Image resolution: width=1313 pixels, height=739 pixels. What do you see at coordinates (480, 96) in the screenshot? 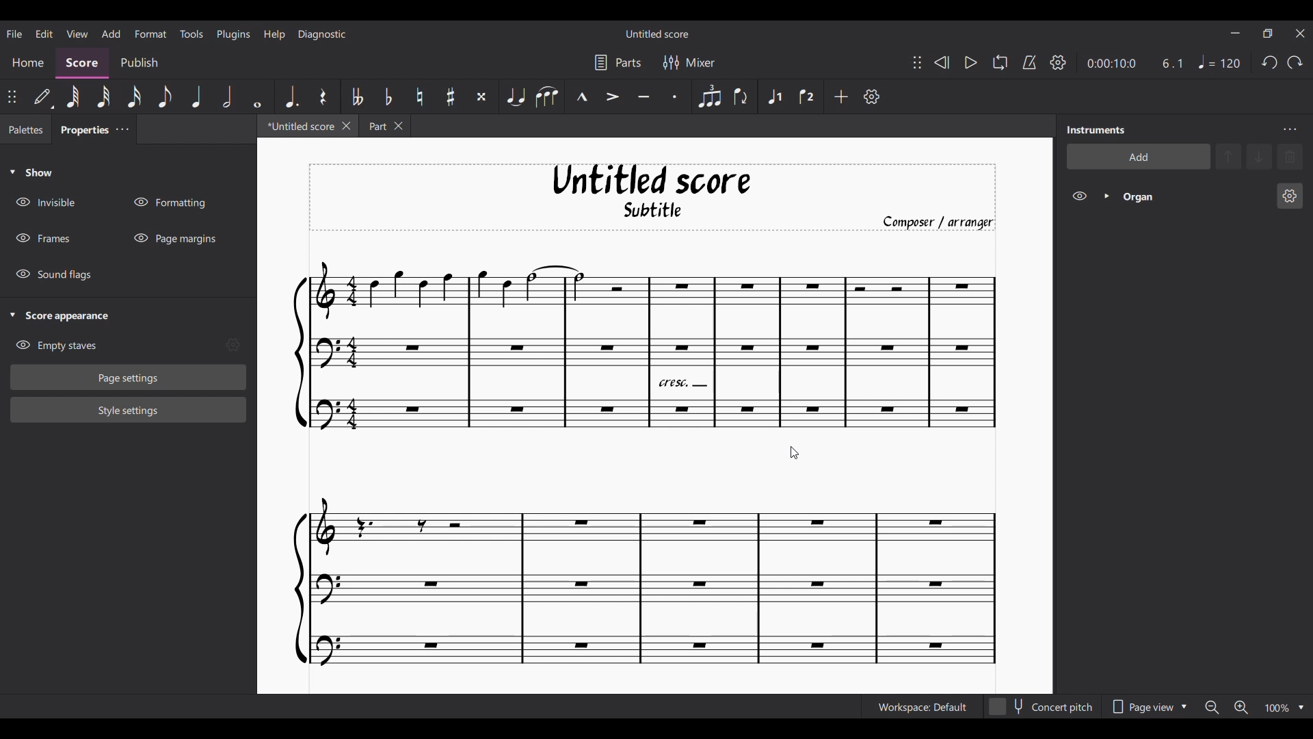
I see `Toggle double sharp` at bounding box center [480, 96].